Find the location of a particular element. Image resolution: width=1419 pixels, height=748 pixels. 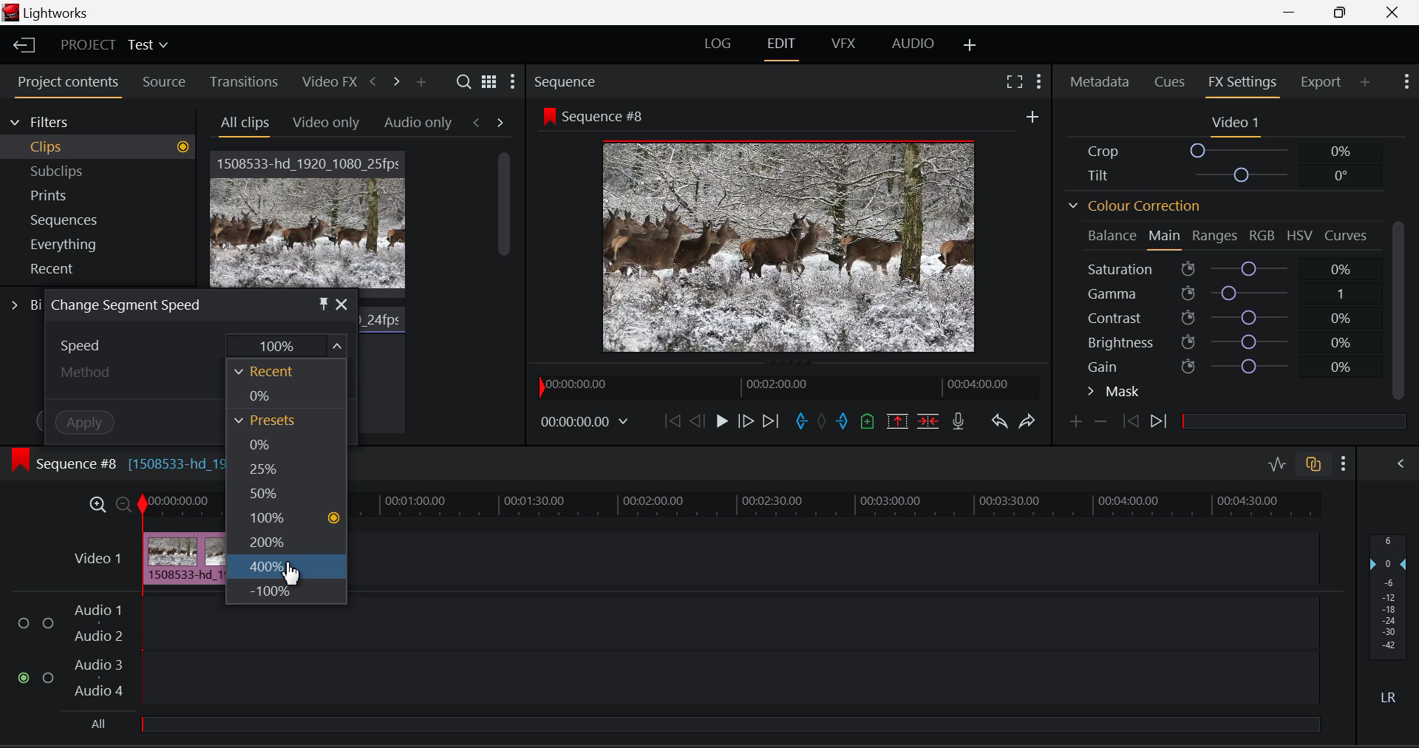

Left Round Sound Button is located at coordinates (1386, 697).